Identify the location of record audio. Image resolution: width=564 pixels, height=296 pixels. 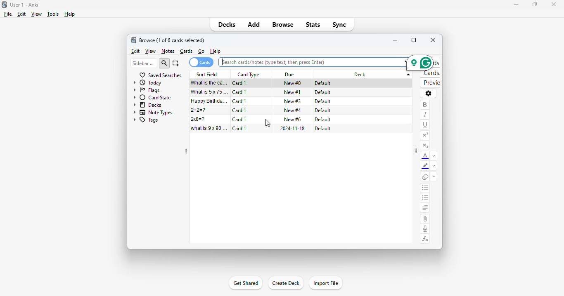
(425, 229).